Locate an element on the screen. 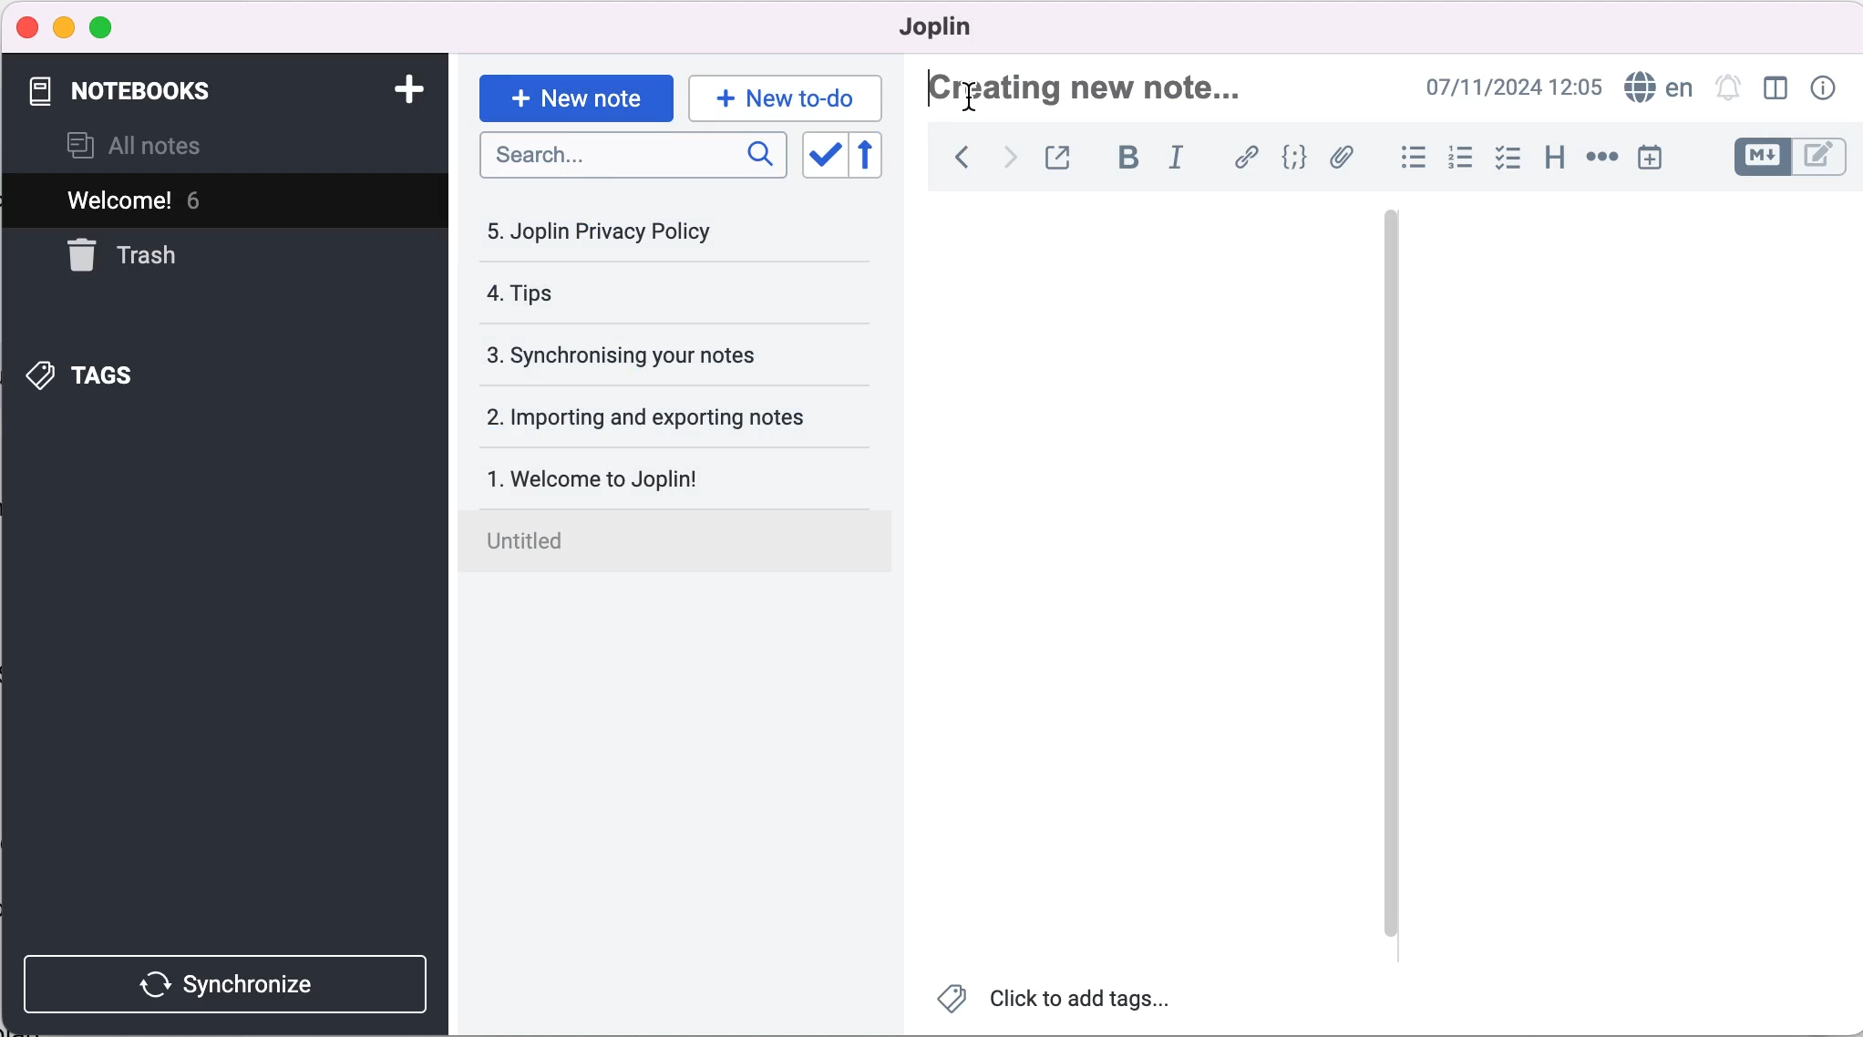 This screenshot has height=1037, width=1863. code is located at coordinates (1289, 159).